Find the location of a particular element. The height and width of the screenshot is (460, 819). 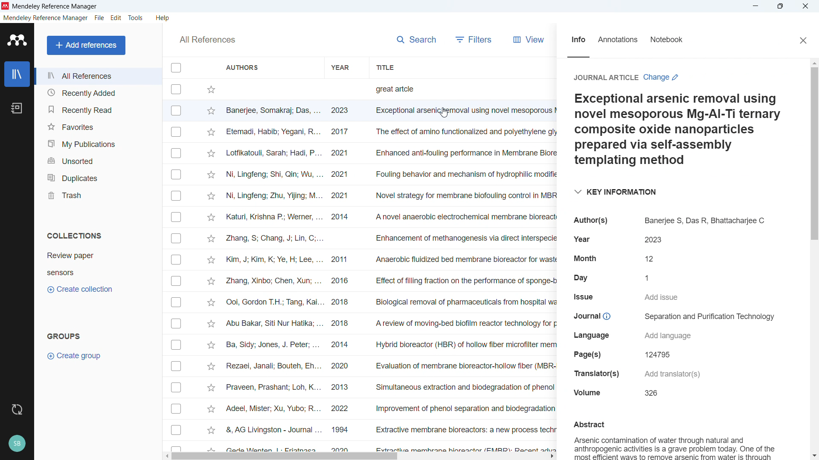

Collection 2  is located at coordinates (60, 273).